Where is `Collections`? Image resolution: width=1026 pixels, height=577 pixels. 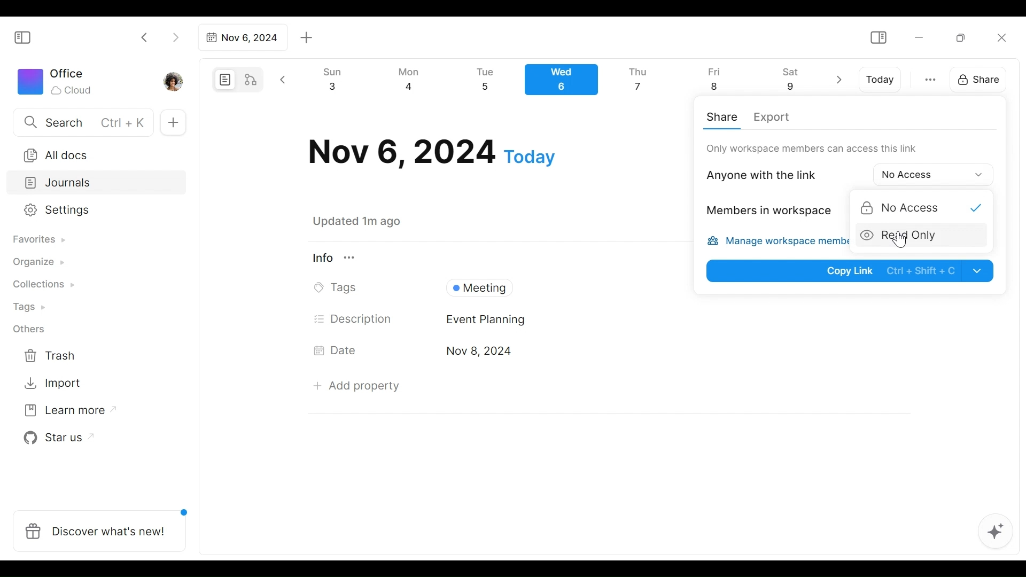
Collections is located at coordinates (42, 286).